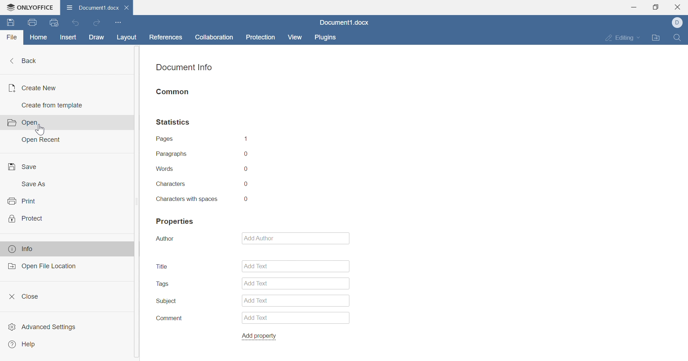 This screenshot has width=688, height=361. I want to click on collaboration, so click(214, 38).